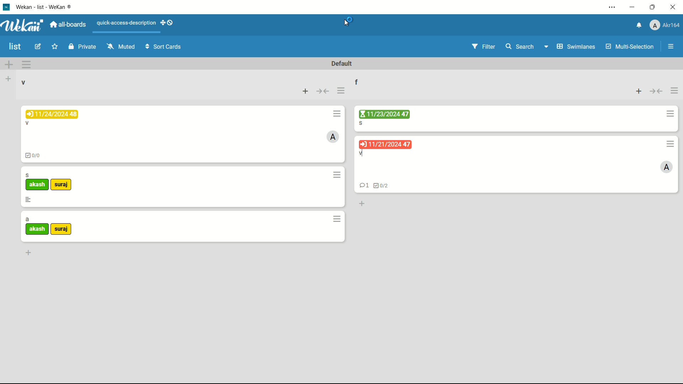 This screenshot has height=384, width=683. What do you see at coordinates (343, 64) in the screenshot?
I see `default` at bounding box center [343, 64].